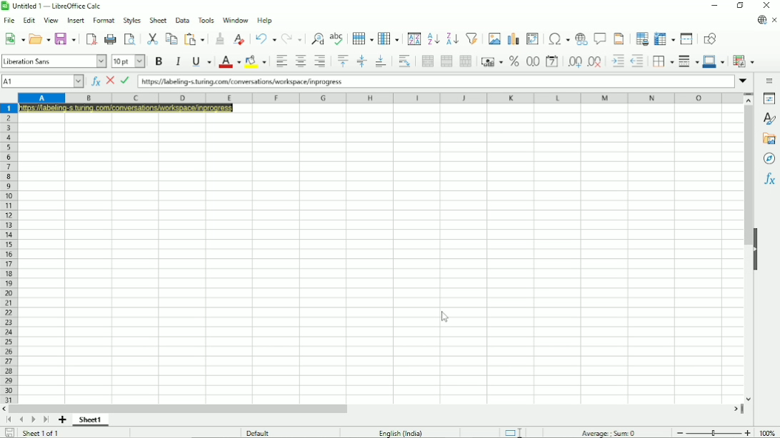 The width and height of the screenshot is (780, 438). I want to click on Average, sum 0, so click(609, 432).